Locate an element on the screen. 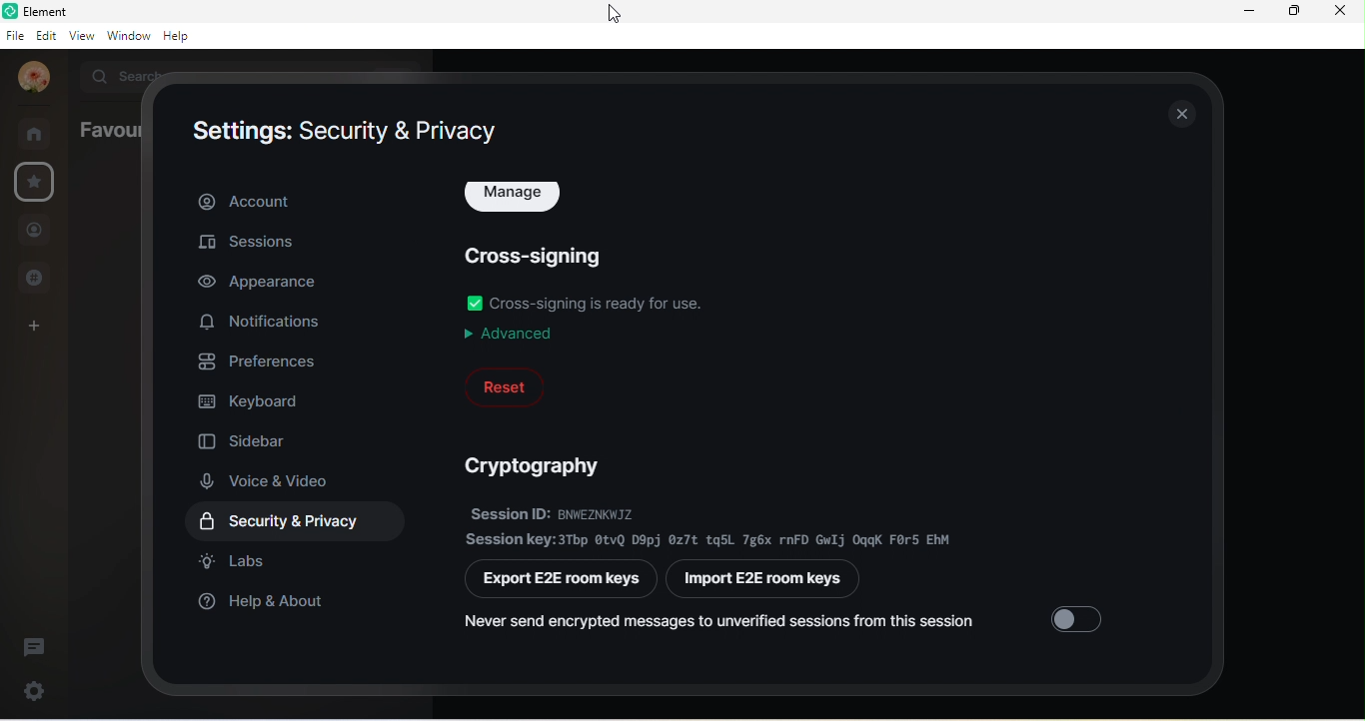 This screenshot has height=721, width=1365. preferences is located at coordinates (263, 360).